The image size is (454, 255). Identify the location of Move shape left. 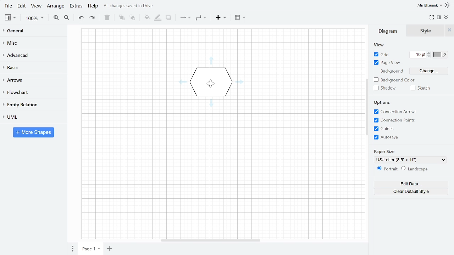
(183, 82).